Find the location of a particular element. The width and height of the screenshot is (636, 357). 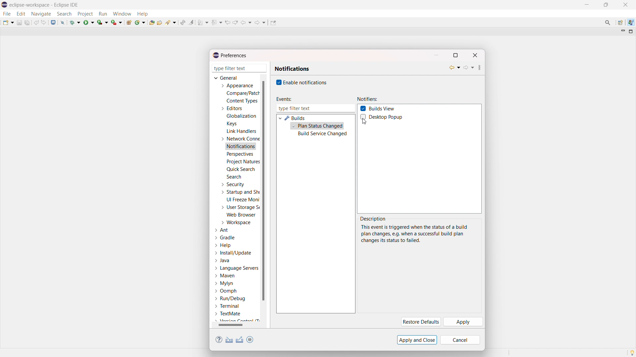

preferences dialogbox is located at coordinates (229, 55).